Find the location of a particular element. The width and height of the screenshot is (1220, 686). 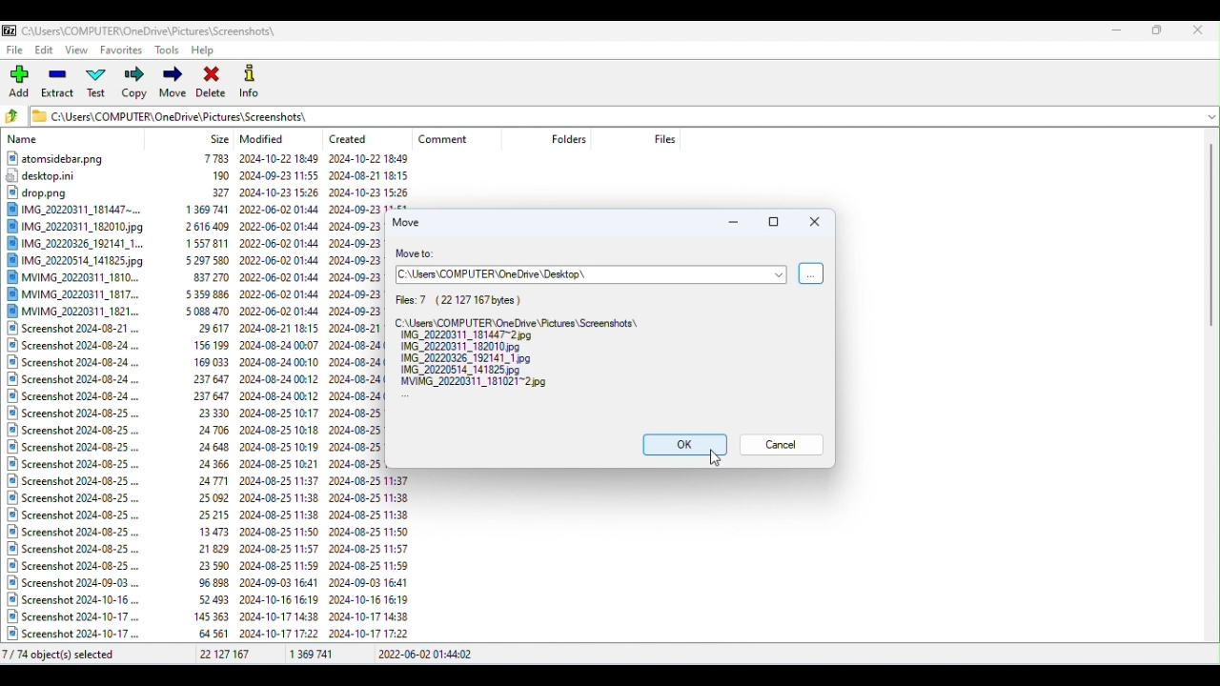

OK is located at coordinates (678, 444).